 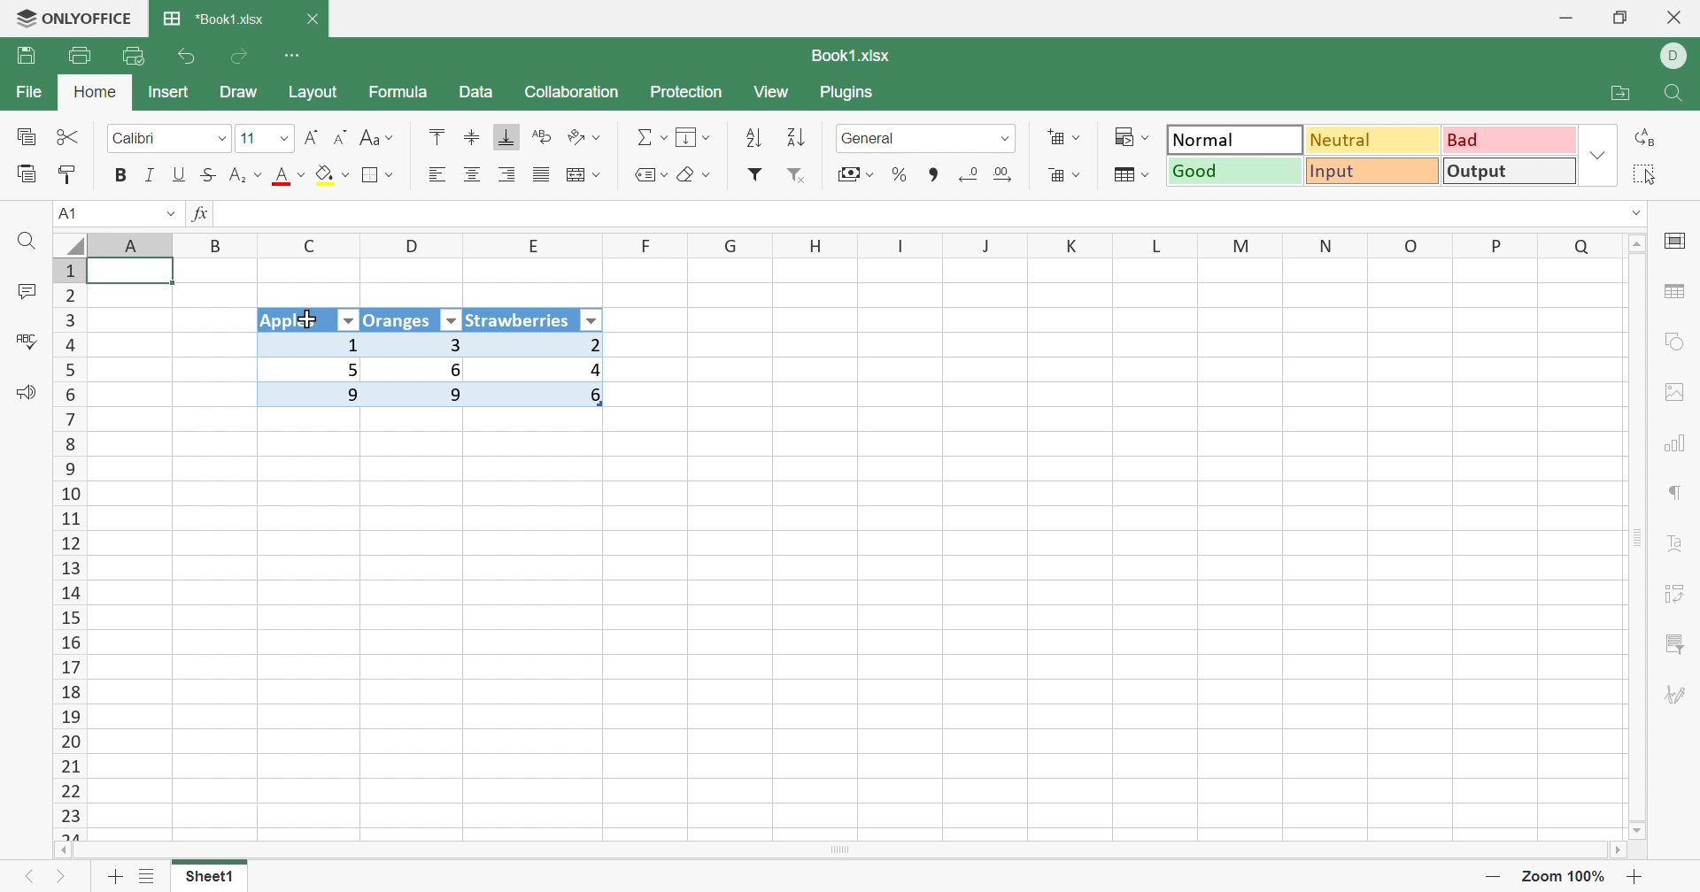 What do you see at coordinates (219, 245) in the screenshot?
I see `B` at bounding box center [219, 245].